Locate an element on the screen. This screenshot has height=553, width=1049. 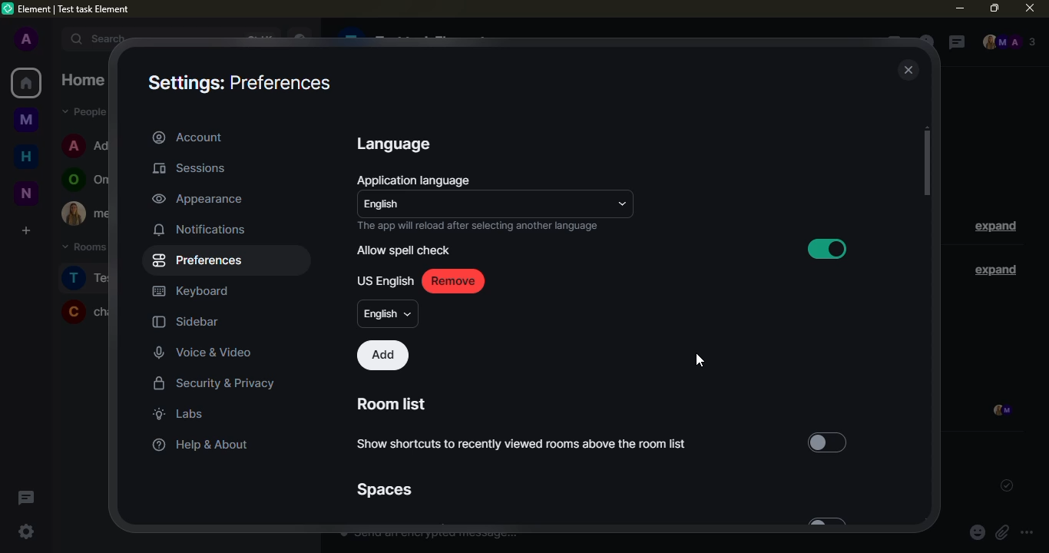
profile is located at coordinates (25, 40).